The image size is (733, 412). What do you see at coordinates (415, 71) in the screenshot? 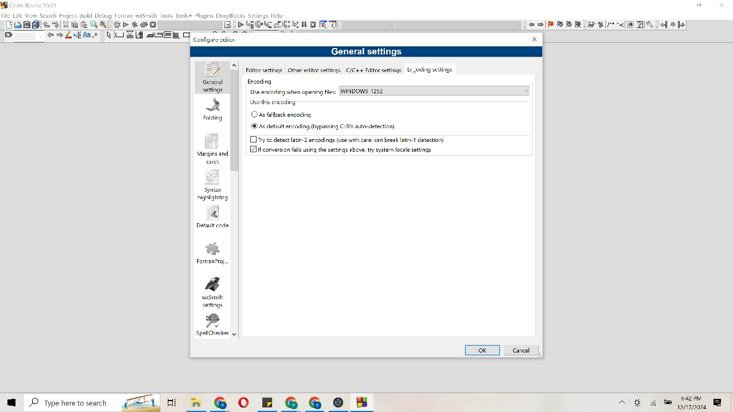
I see `Cursor` at bounding box center [415, 71].